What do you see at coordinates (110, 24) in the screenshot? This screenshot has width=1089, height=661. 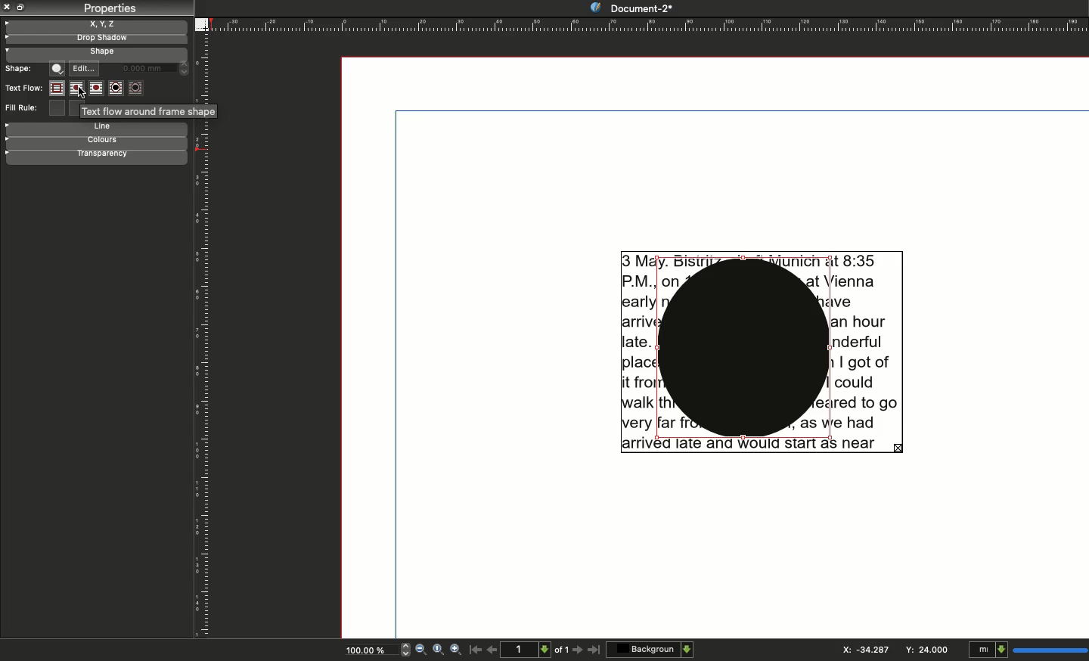 I see `x, y, z` at bounding box center [110, 24].